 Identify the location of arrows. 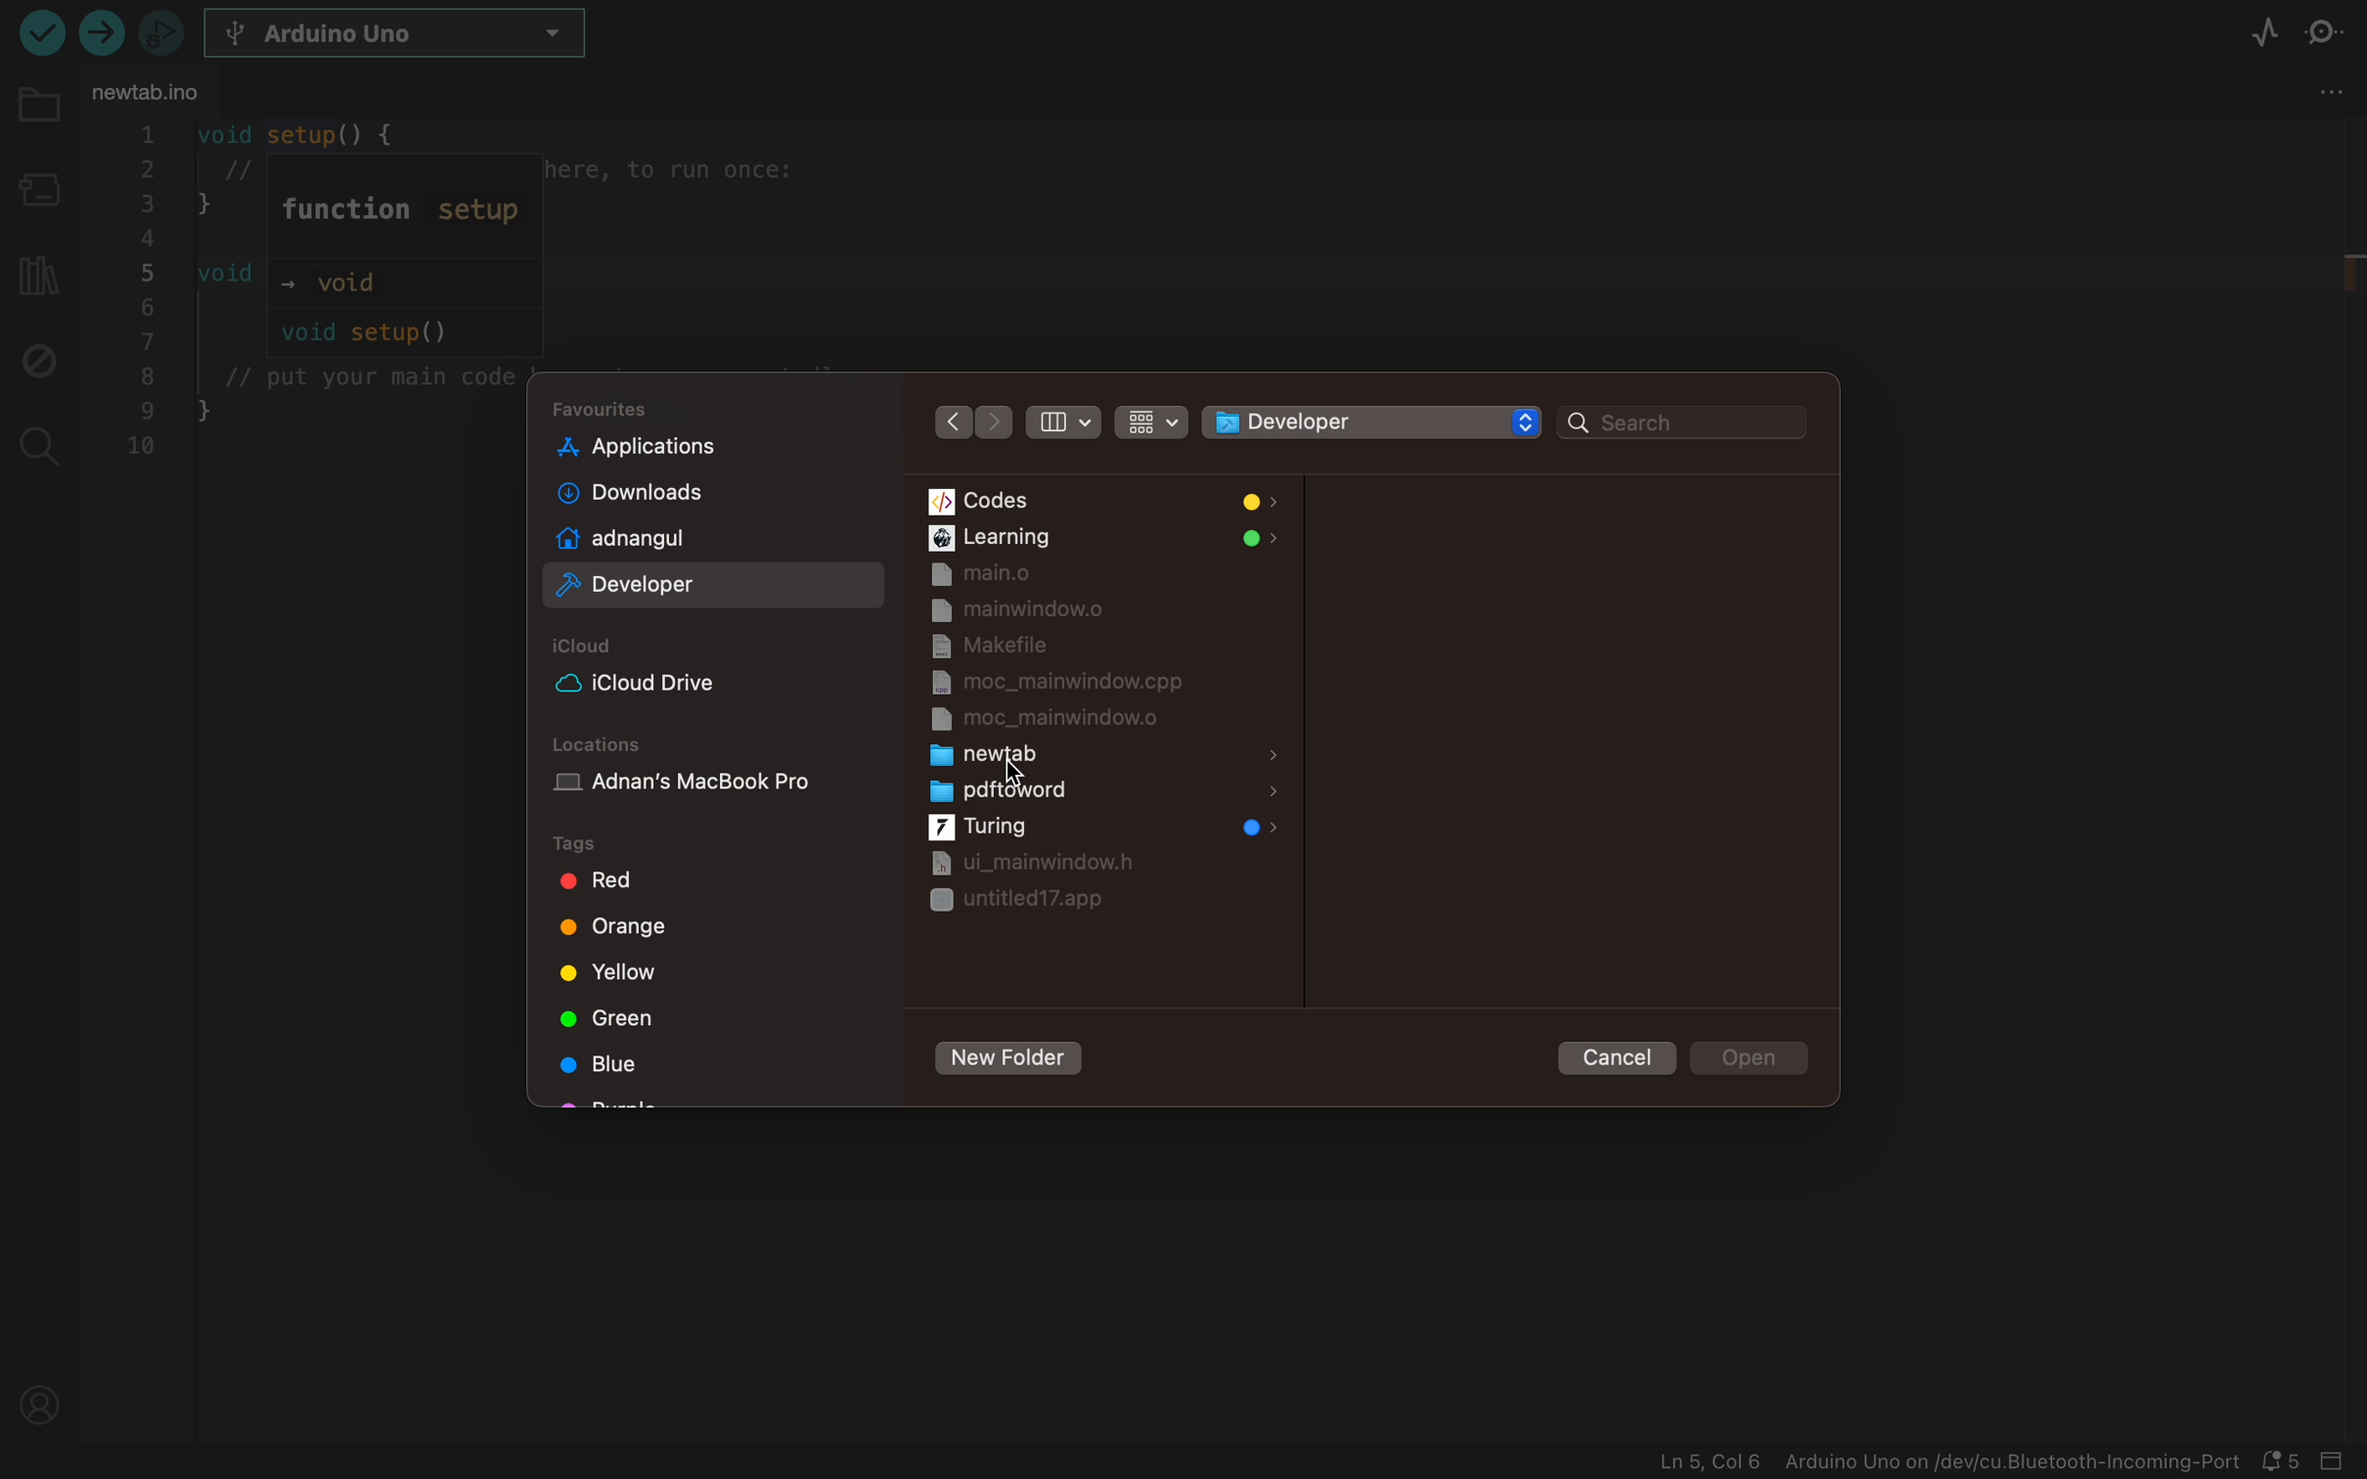
(970, 421).